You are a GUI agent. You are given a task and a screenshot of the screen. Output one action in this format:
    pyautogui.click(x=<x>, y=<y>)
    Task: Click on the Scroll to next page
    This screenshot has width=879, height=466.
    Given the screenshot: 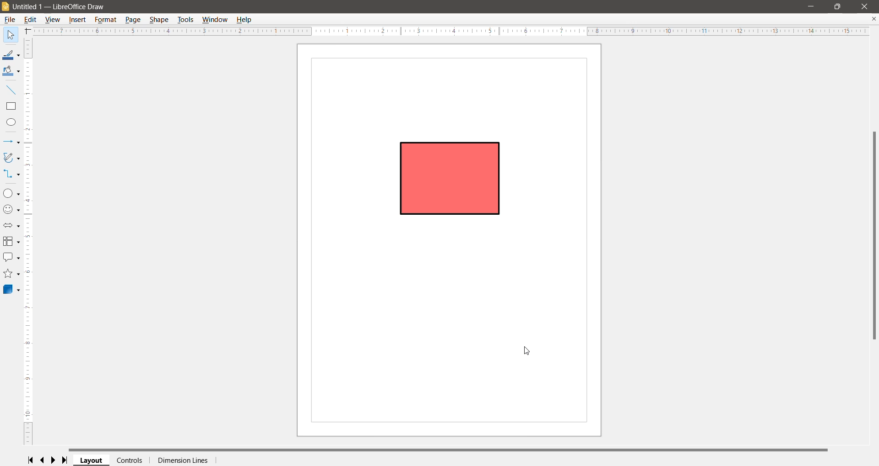 What is the action you would take?
    pyautogui.click(x=54, y=461)
    